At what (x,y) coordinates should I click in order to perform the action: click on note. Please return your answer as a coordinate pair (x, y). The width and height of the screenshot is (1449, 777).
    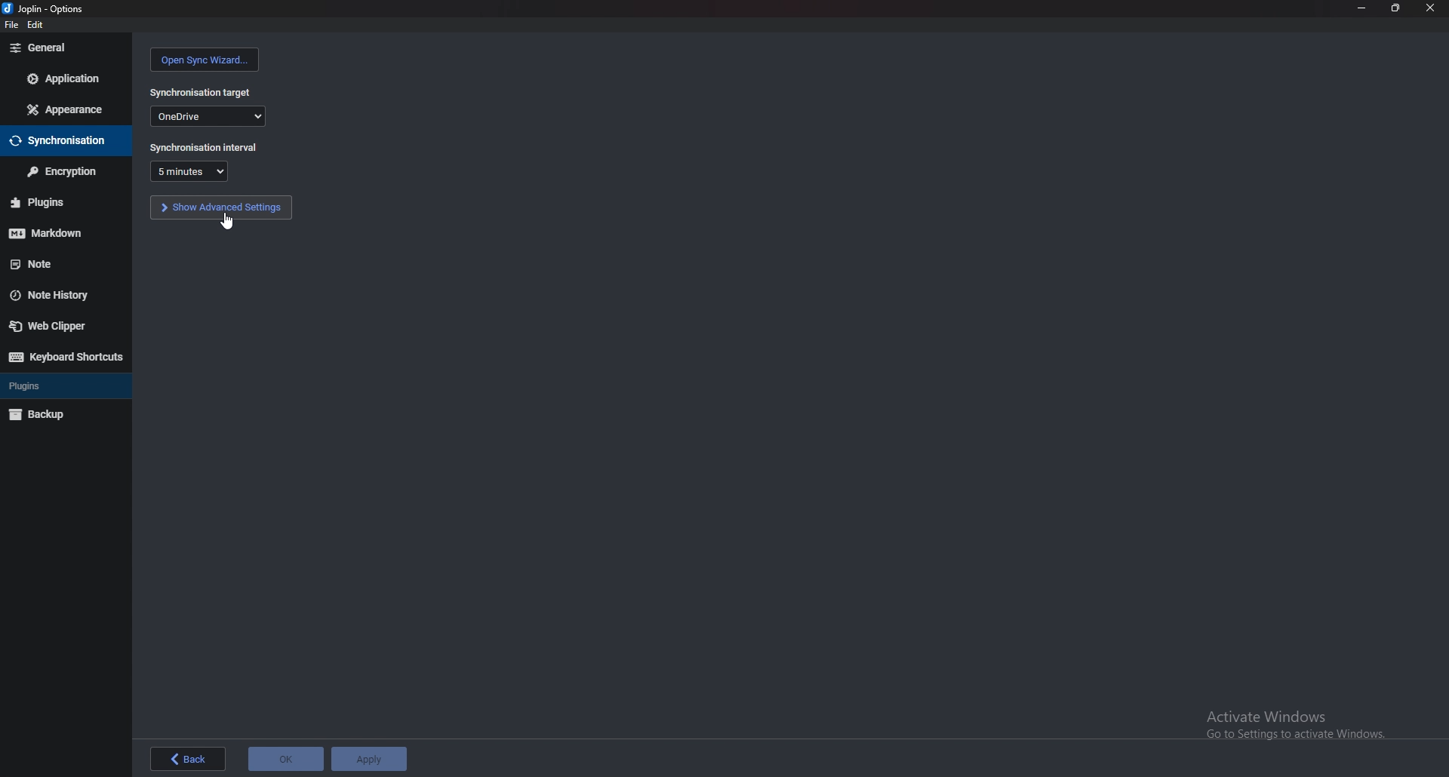
    Looking at the image, I should click on (58, 264).